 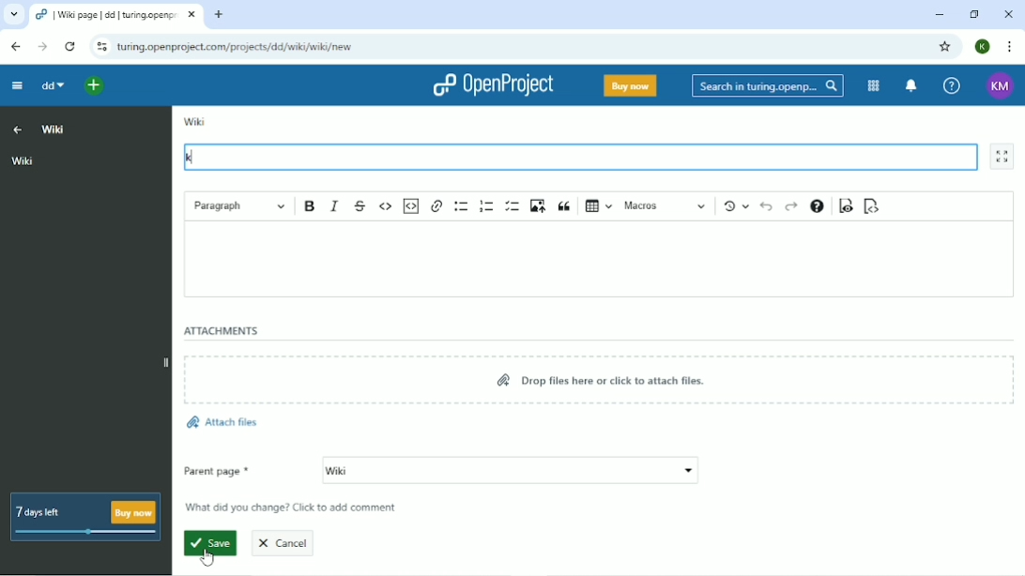 What do you see at coordinates (221, 329) in the screenshot?
I see `Attachments` at bounding box center [221, 329].